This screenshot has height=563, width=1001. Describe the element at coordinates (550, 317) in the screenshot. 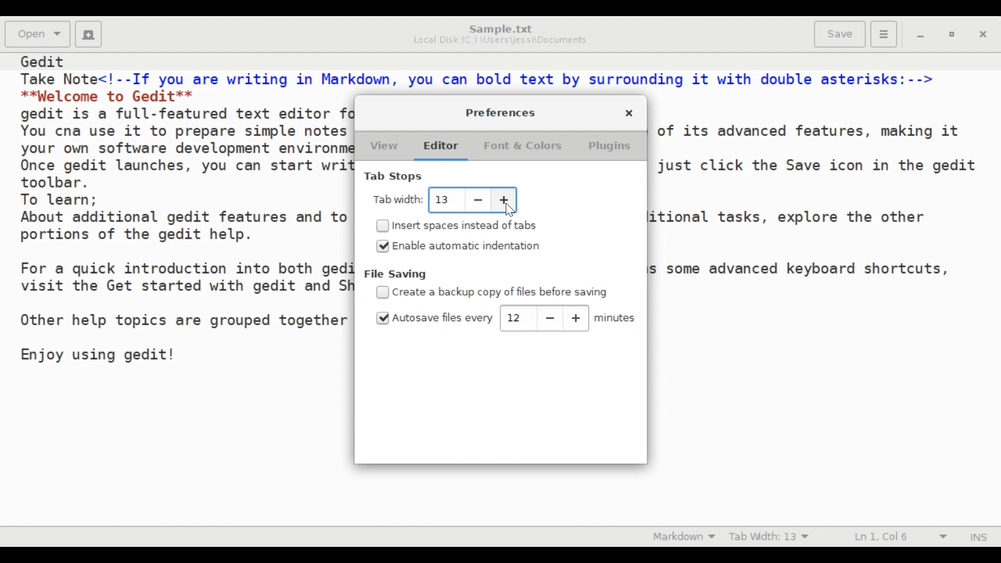

I see `decrease` at that location.